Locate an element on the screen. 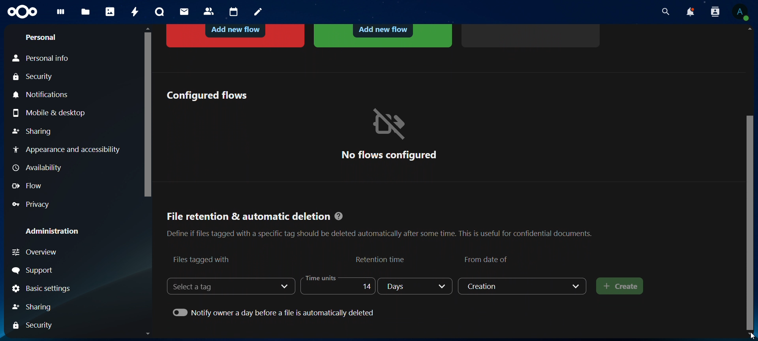 The image size is (758, 341). notes is located at coordinates (259, 12).